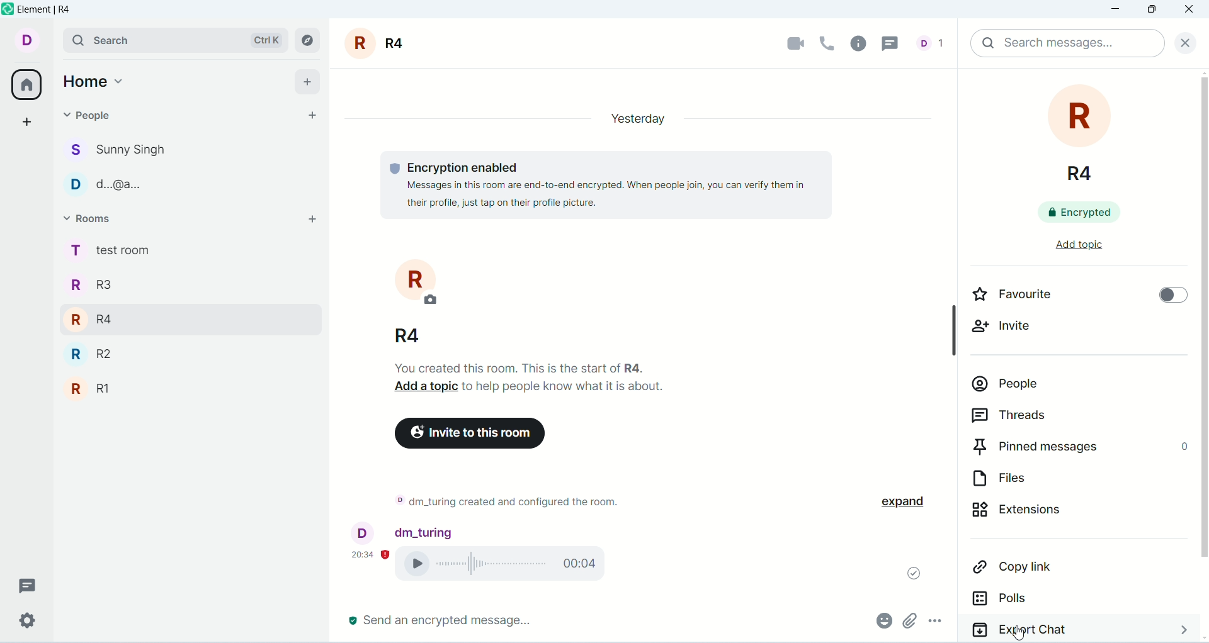  What do you see at coordinates (174, 39) in the screenshot?
I see `search` at bounding box center [174, 39].